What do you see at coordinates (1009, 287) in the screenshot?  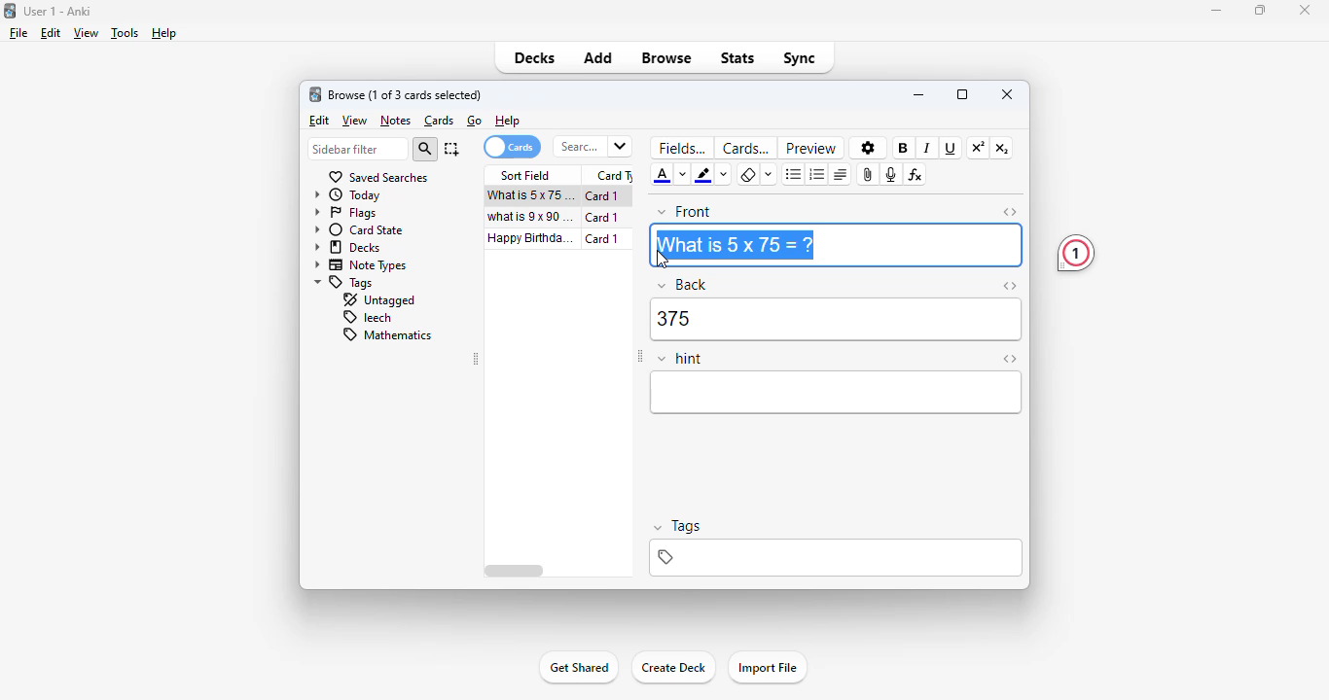 I see `toggle HTML editor` at bounding box center [1009, 287].